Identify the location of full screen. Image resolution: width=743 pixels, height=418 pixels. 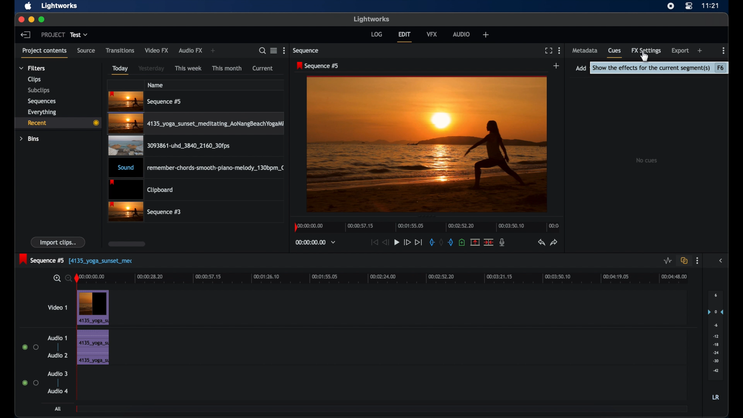
(548, 51).